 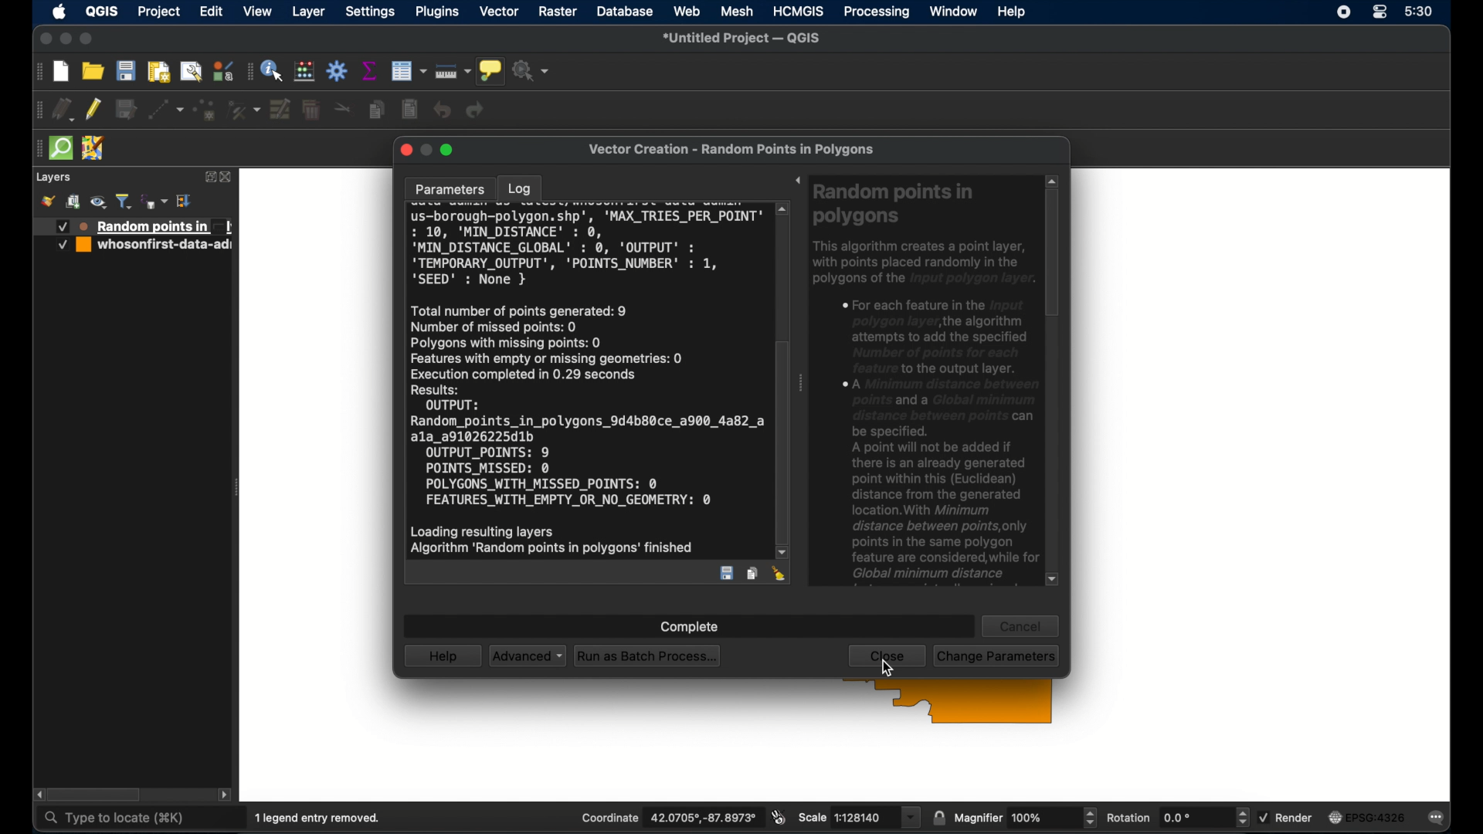 What do you see at coordinates (38, 795) in the screenshot?
I see `scroll left arrow` at bounding box center [38, 795].